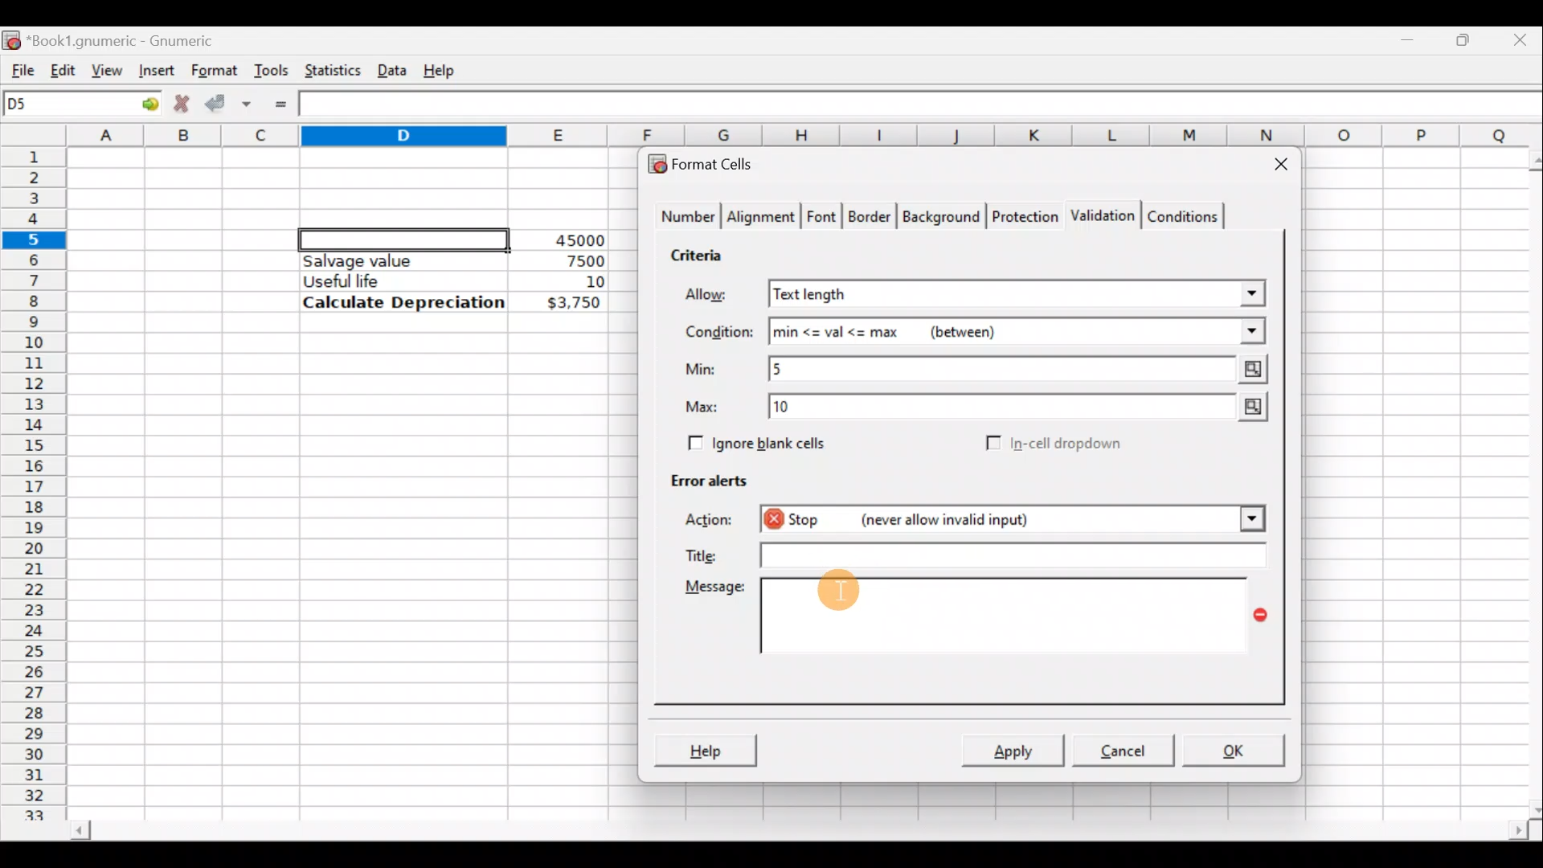 The height and width of the screenshot is (868, 1543). Describe the element at coordinates (574, 240) in the screenshot. I see `45000` at that location.